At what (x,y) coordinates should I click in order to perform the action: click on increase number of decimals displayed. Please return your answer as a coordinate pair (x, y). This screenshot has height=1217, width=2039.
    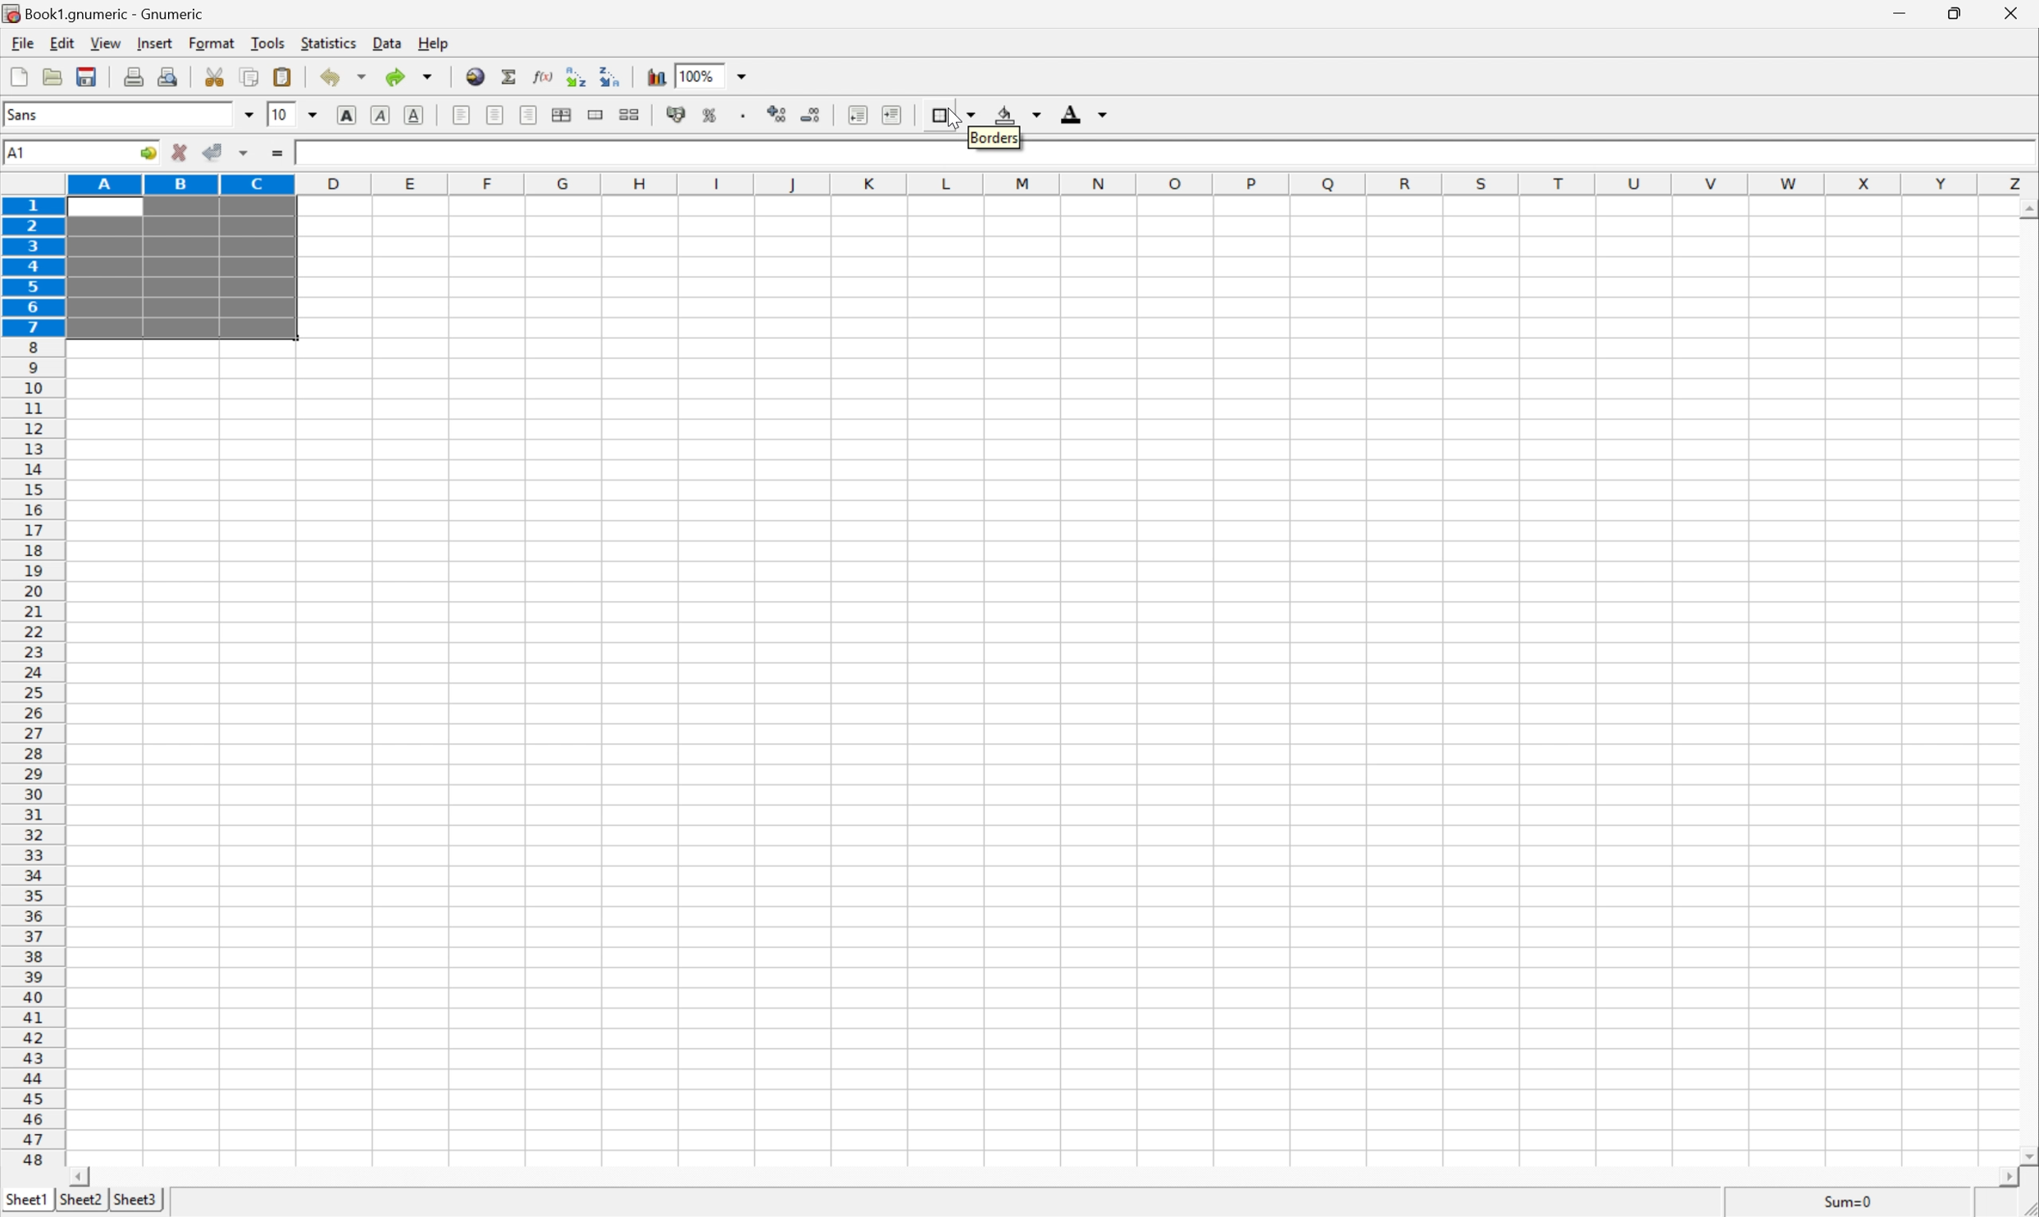
    Looking at the image, I should click on (780, 115).